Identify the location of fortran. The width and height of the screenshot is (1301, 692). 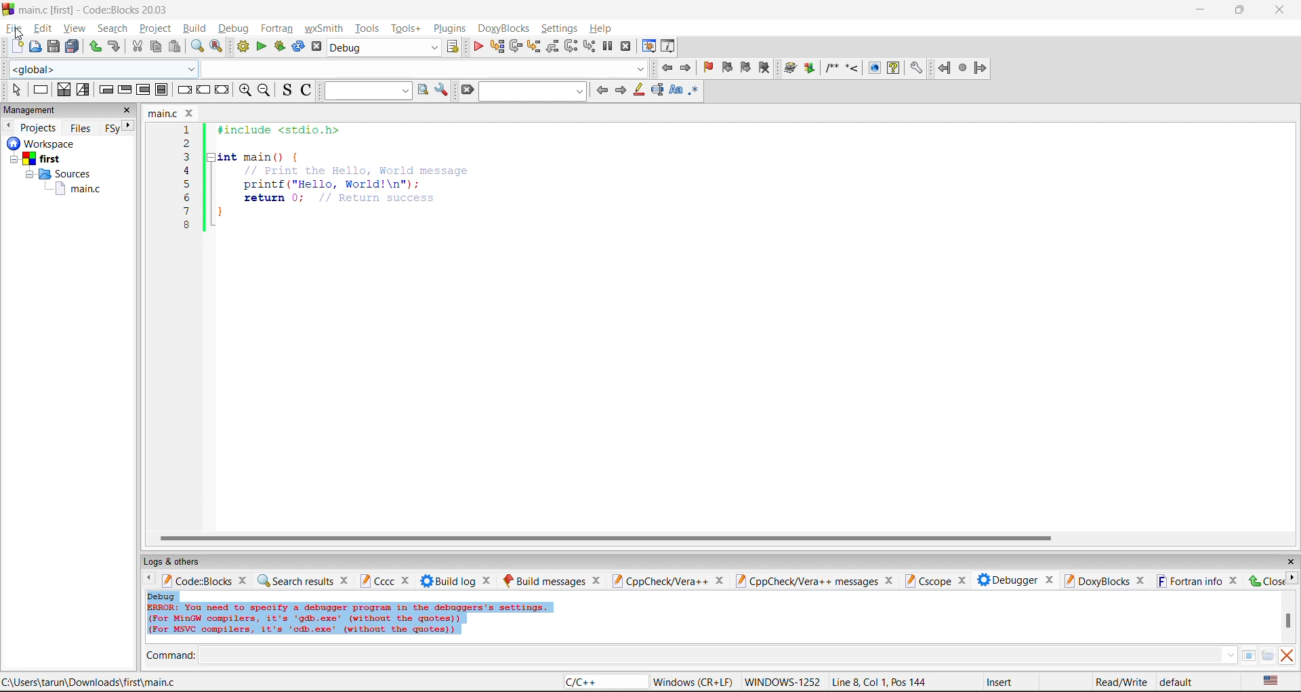
(277, 28).